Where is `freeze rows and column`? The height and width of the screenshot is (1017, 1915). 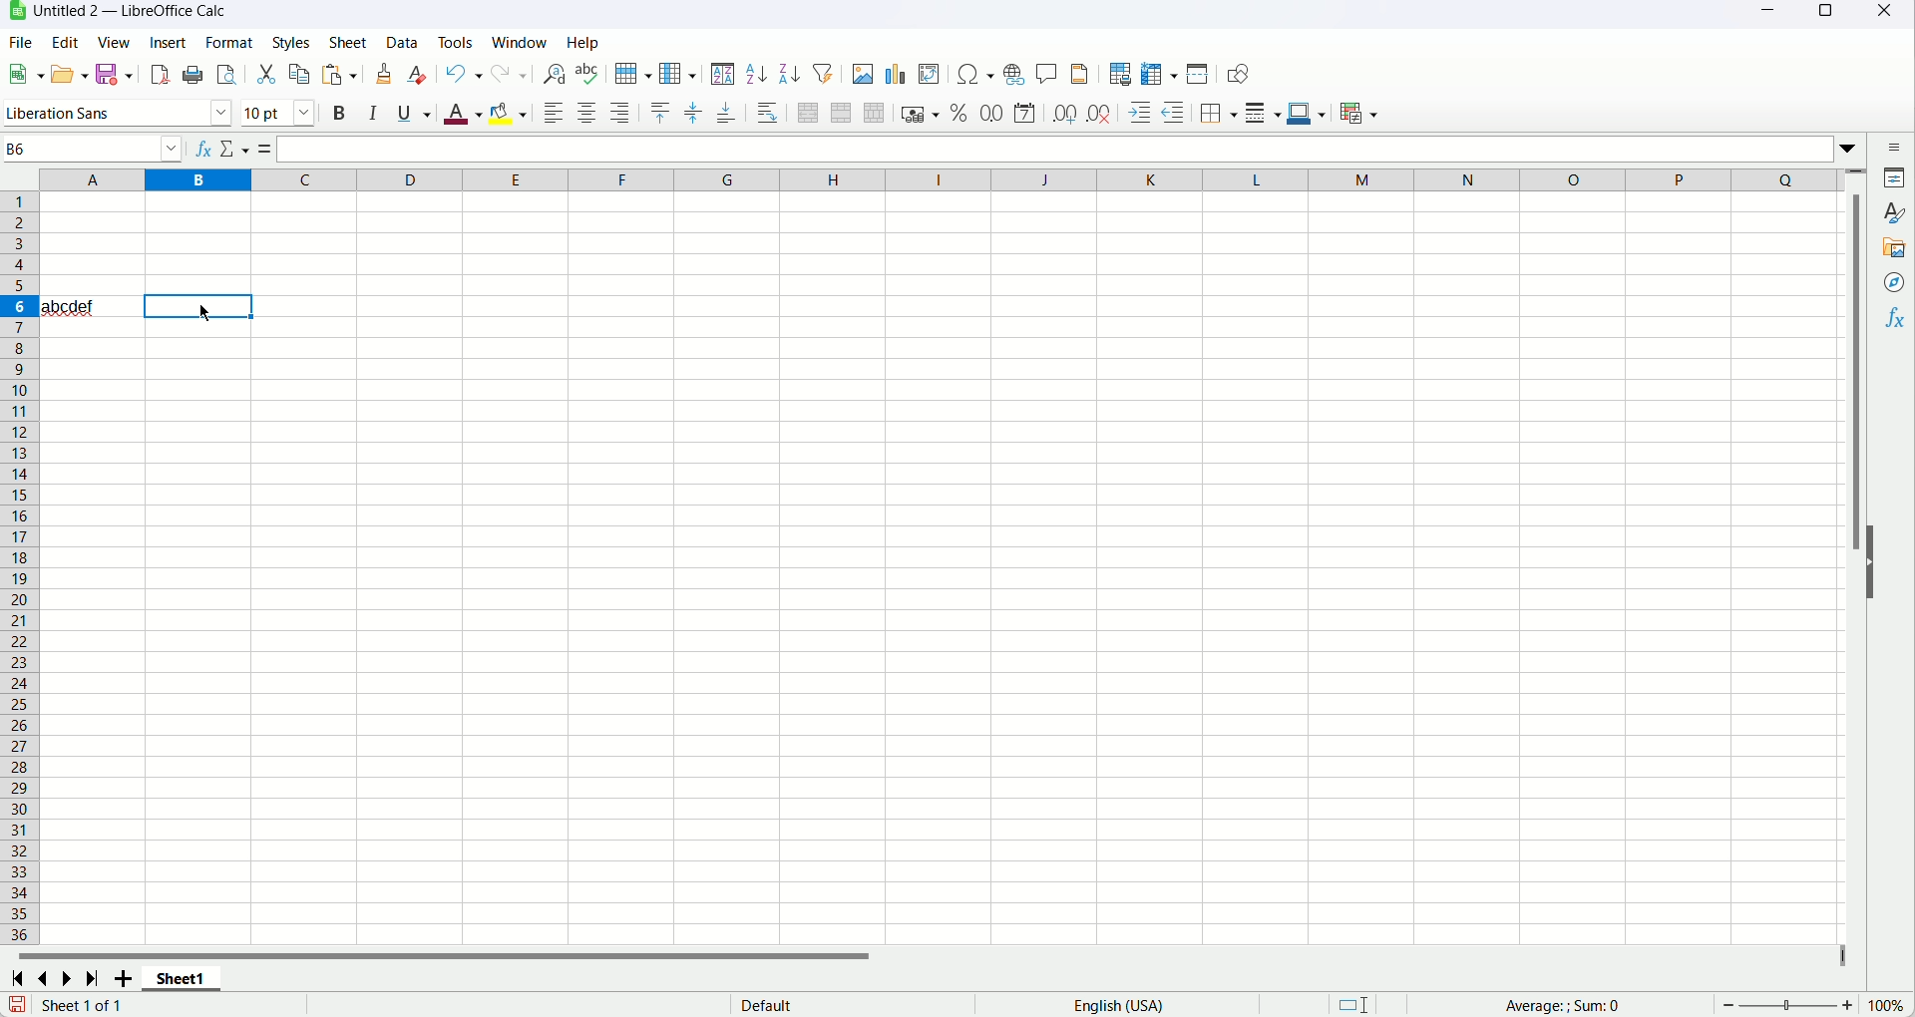
freeze rows and column is located at coordinates (1160, 73).